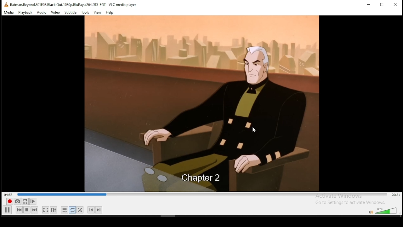 The width and height of the screenshot is (403, 227). I want to click on Audio, so click(42, 13).